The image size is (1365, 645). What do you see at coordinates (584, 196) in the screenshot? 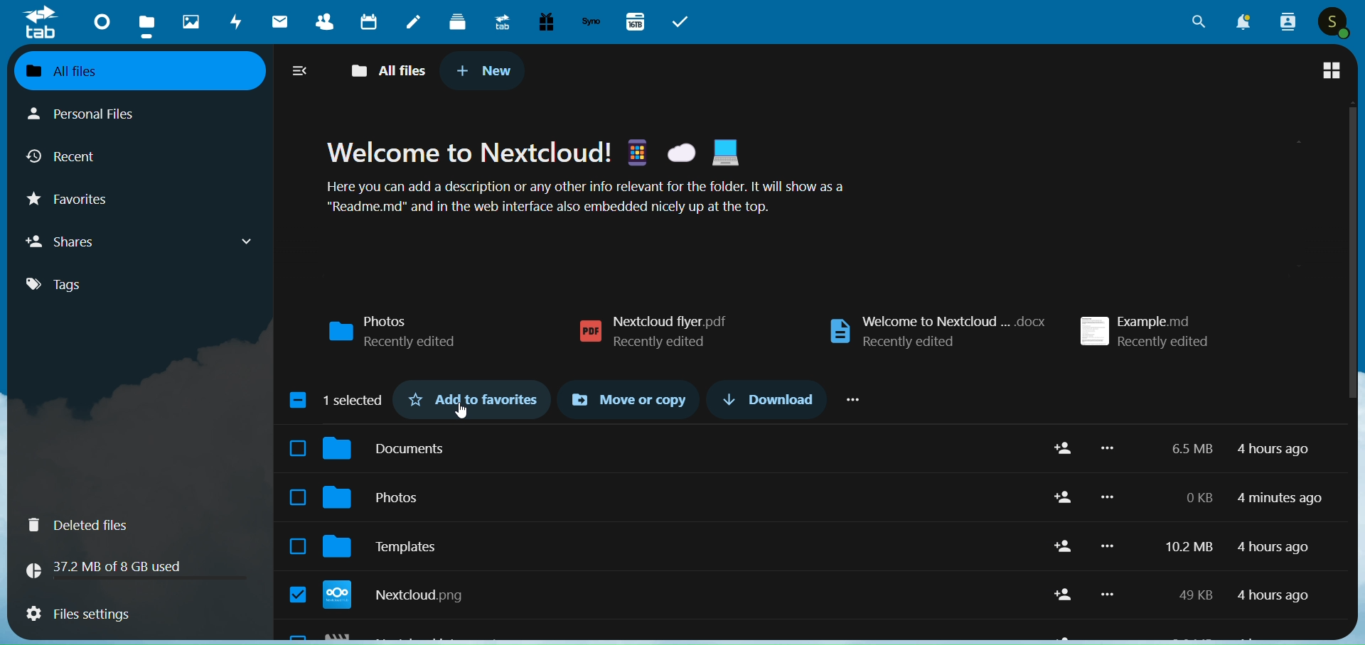
I see `Here you can add a description or any other info relevant for the folder. It will show as a "Readme.md" and in the web interface also embedded nicely up at the top.` at bounding box center [584, 196].